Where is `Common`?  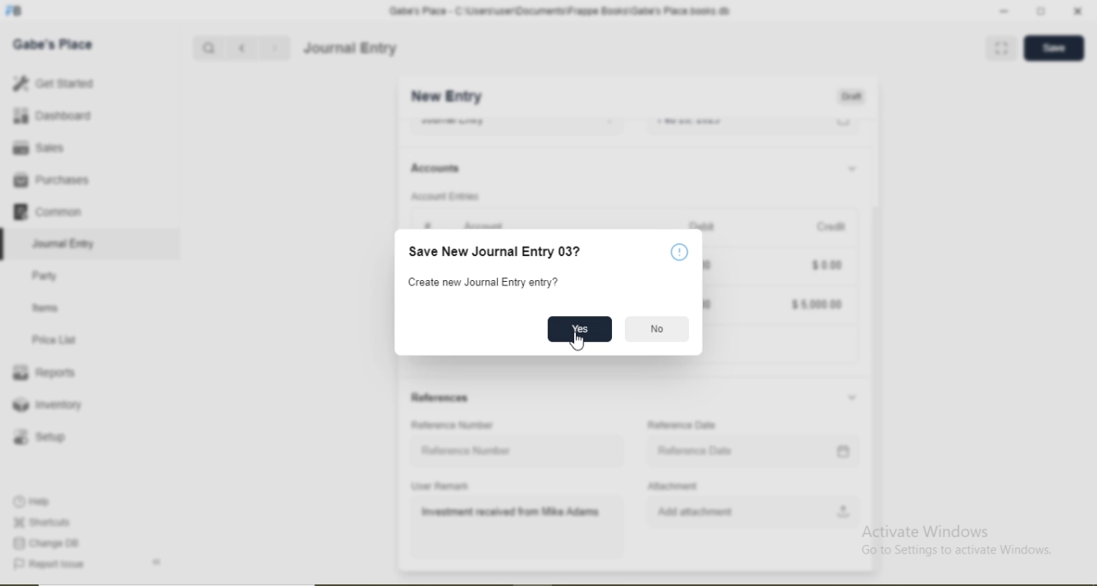 Common is located at coordinates (46, 211).